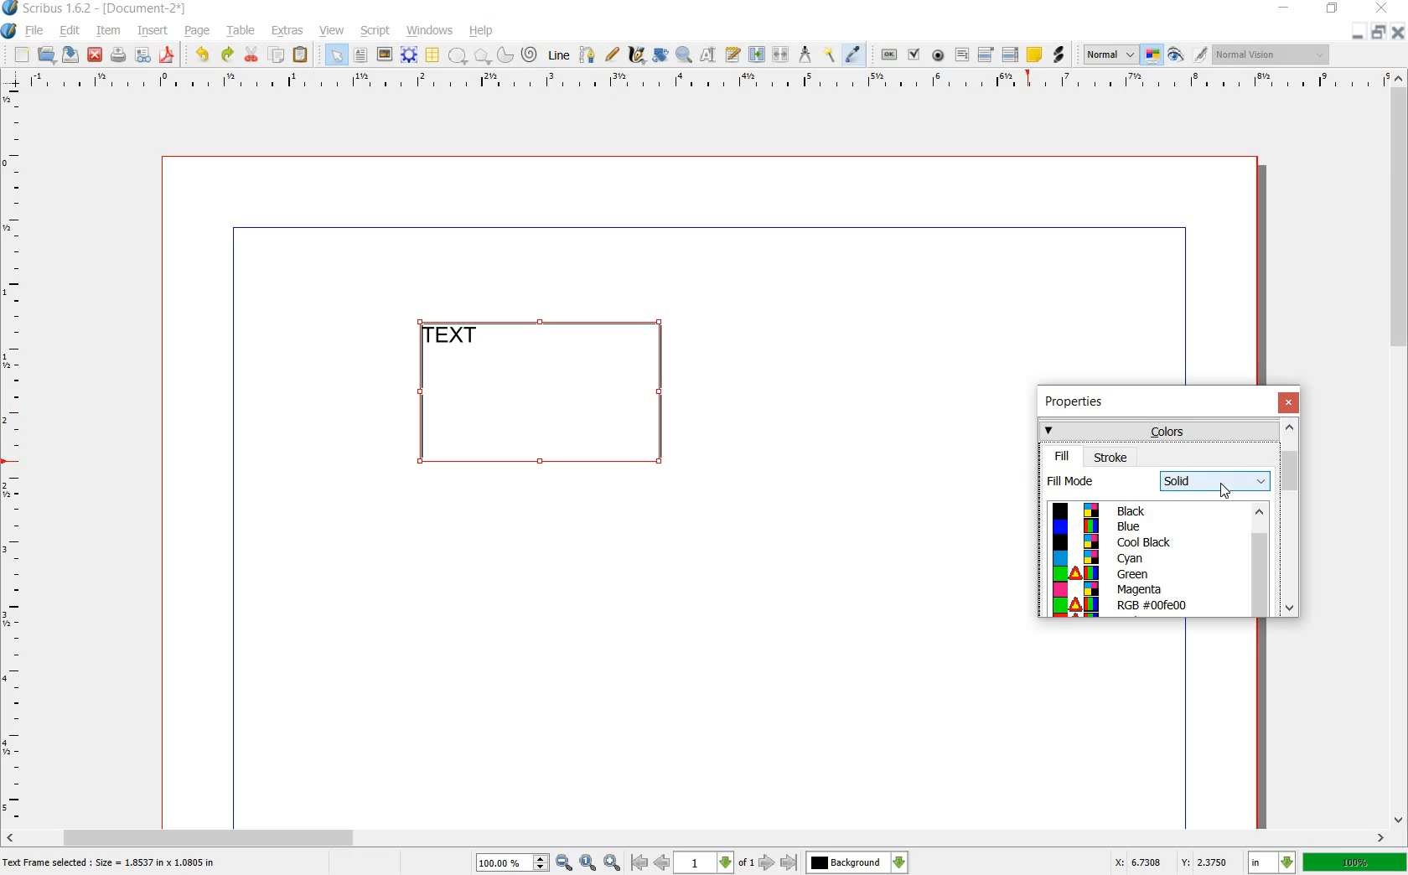  What do you see at coordinates (22, 55) in the screenshot?
I see `new` at bounding box center [22, 55].